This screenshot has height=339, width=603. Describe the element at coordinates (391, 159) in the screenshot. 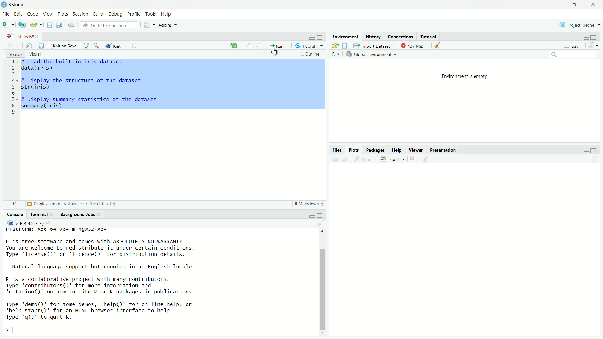

I see `Export` at that location.